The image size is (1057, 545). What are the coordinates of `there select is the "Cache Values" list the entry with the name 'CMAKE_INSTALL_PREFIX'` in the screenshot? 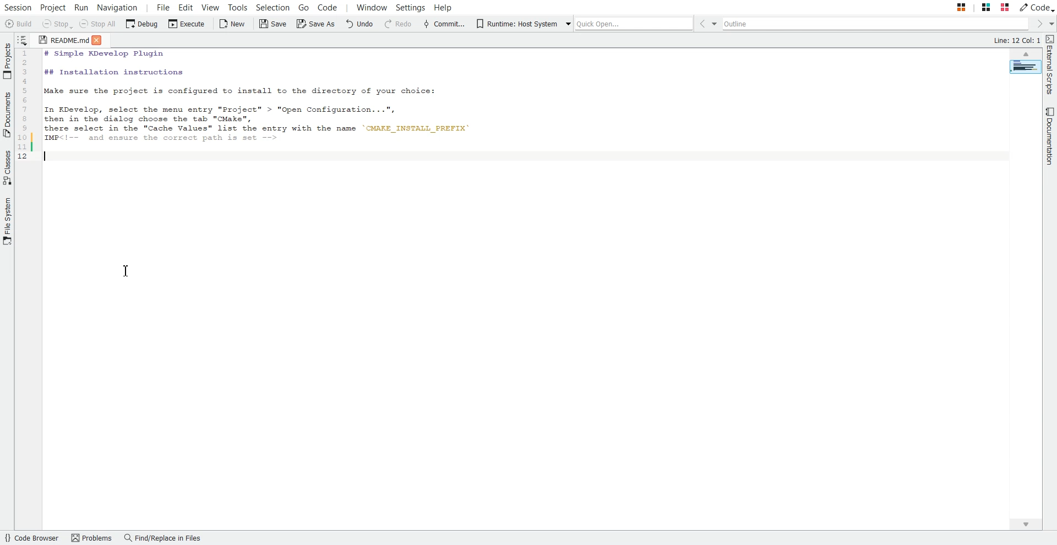 It's located at (266, 129).